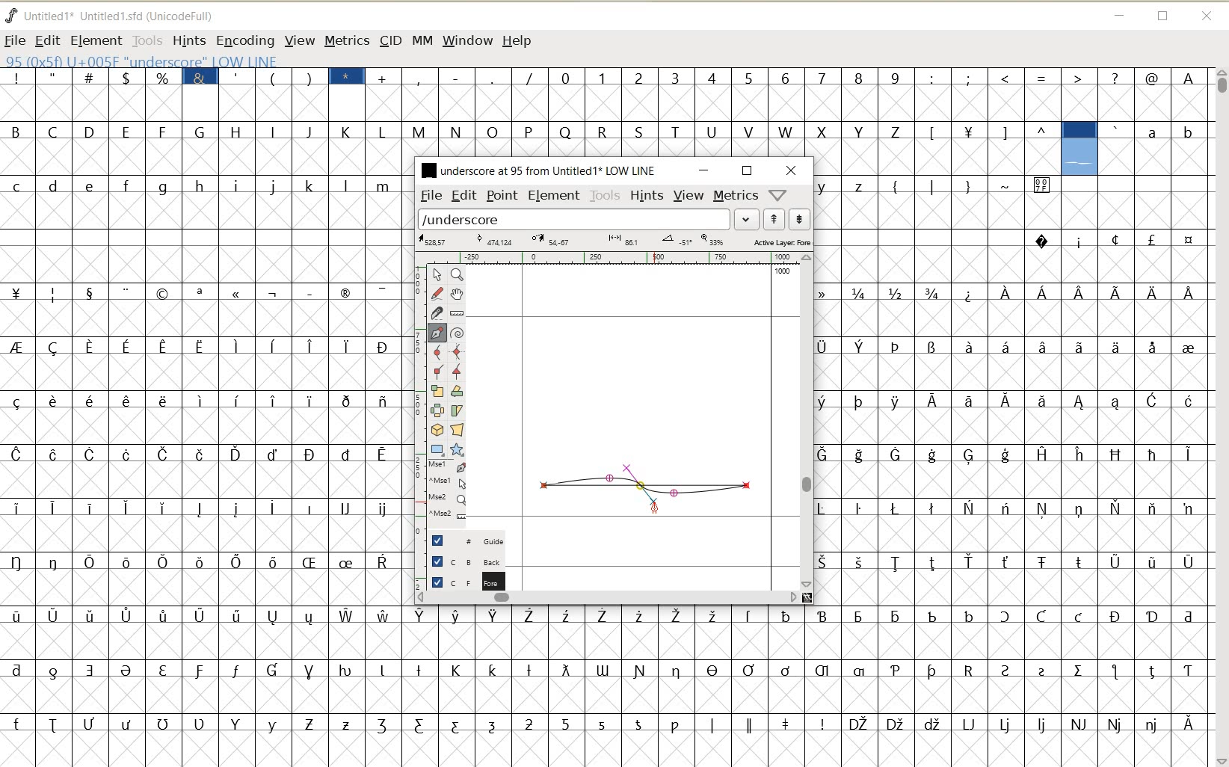  Describe the element at coordinates (574, 218) in the screenshot. I see `load word list` at that location.